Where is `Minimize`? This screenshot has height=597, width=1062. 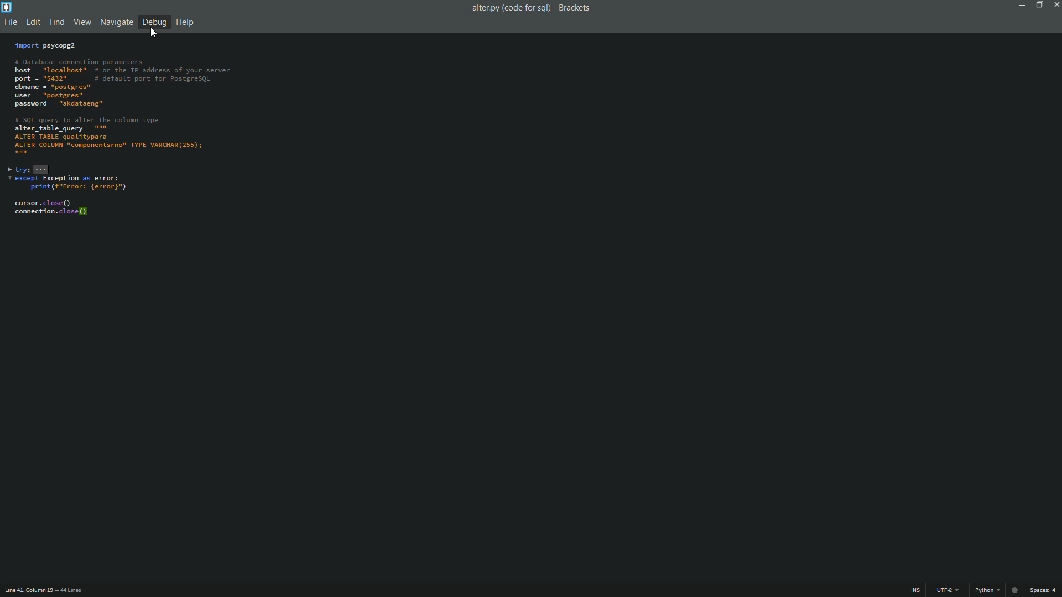 Minimize is located at coordinates (1020, 4).